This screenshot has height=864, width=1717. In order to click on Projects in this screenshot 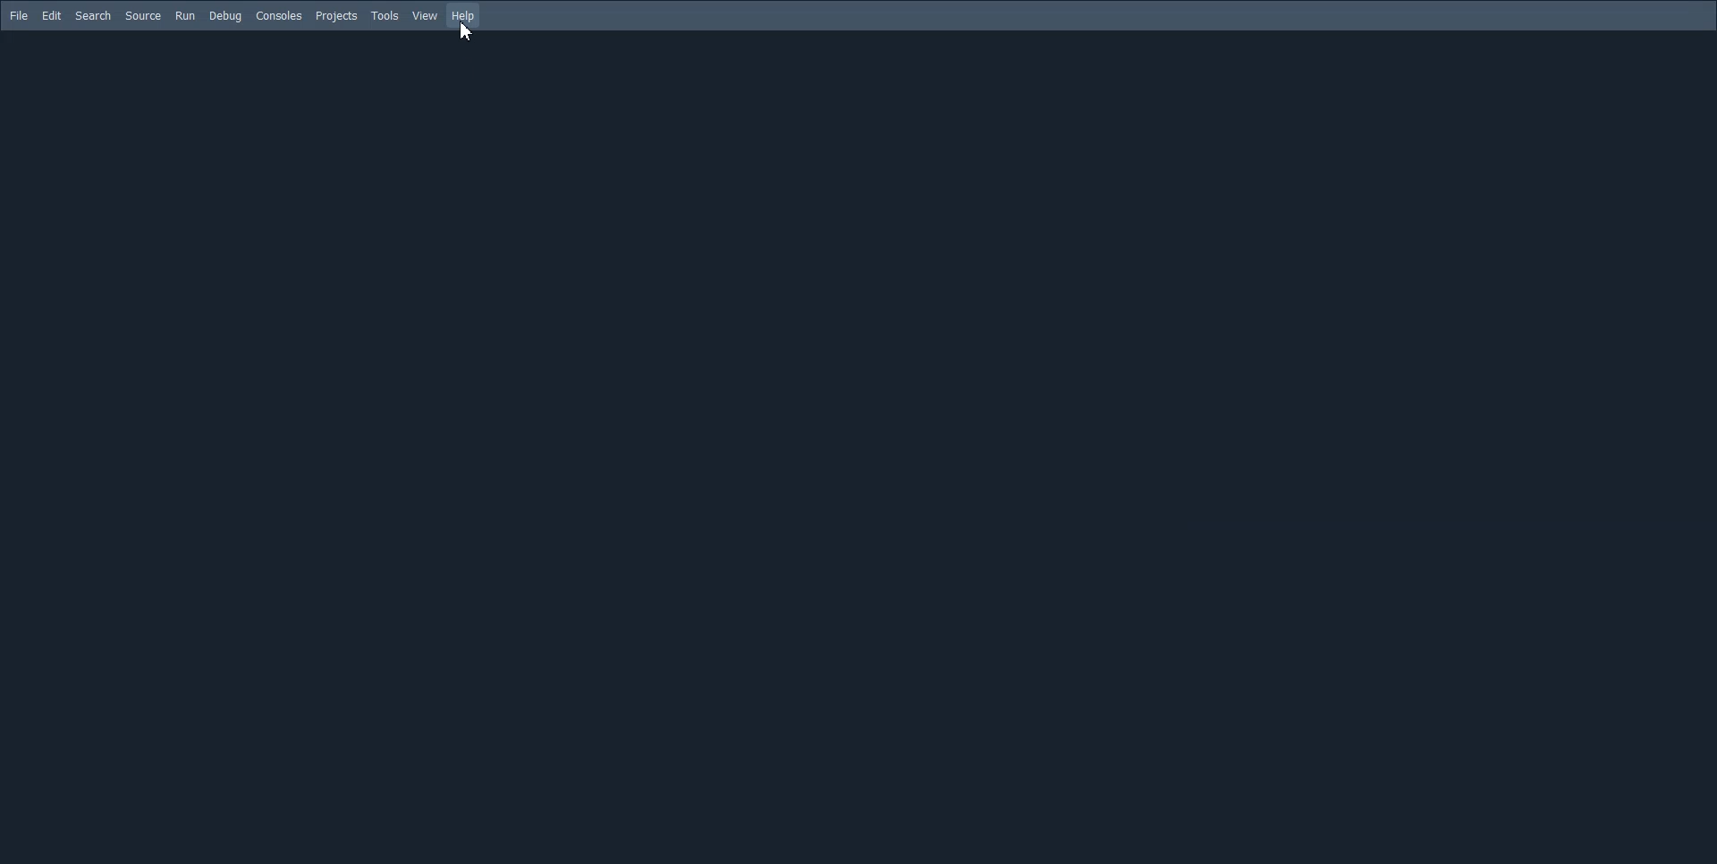, I will do `click(337, 17)`.